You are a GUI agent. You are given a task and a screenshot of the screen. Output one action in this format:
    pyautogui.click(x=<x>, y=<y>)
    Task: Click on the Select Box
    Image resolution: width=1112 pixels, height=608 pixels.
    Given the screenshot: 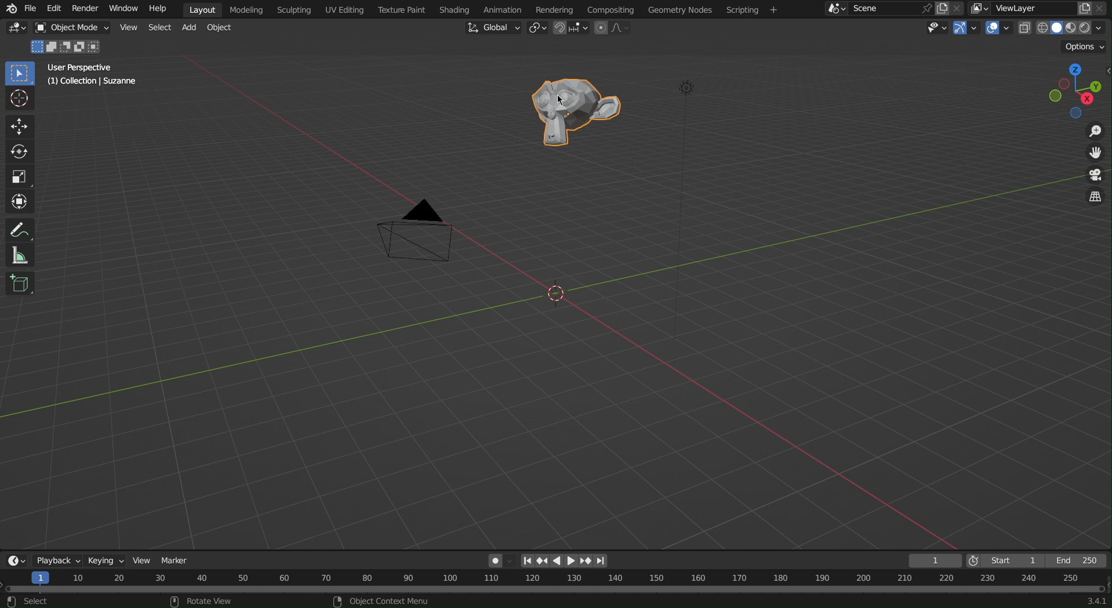 What is the action you would take?
    pyautogui.click(x=20, y=73)
    